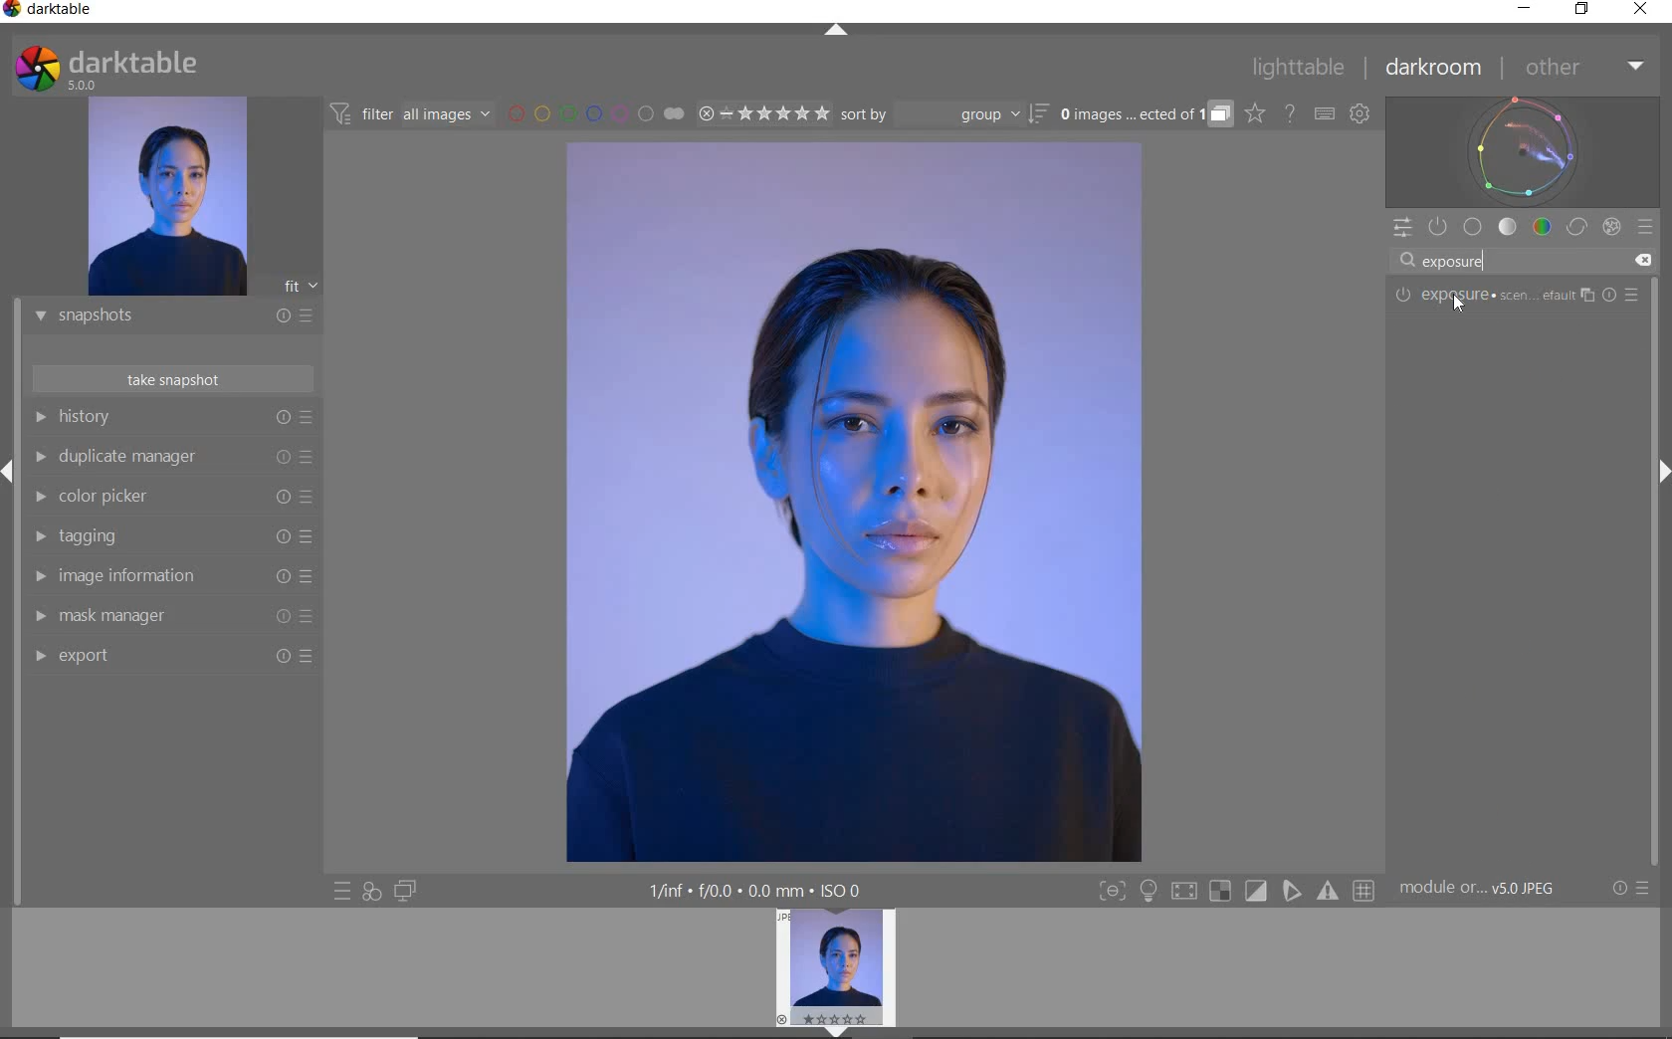 This screenshot has width=1672, height=1039. What do you see at coordinates (1456, 264) in the screenshot?
I see `INPUT VALUE` at bounding box center [1456, 264].